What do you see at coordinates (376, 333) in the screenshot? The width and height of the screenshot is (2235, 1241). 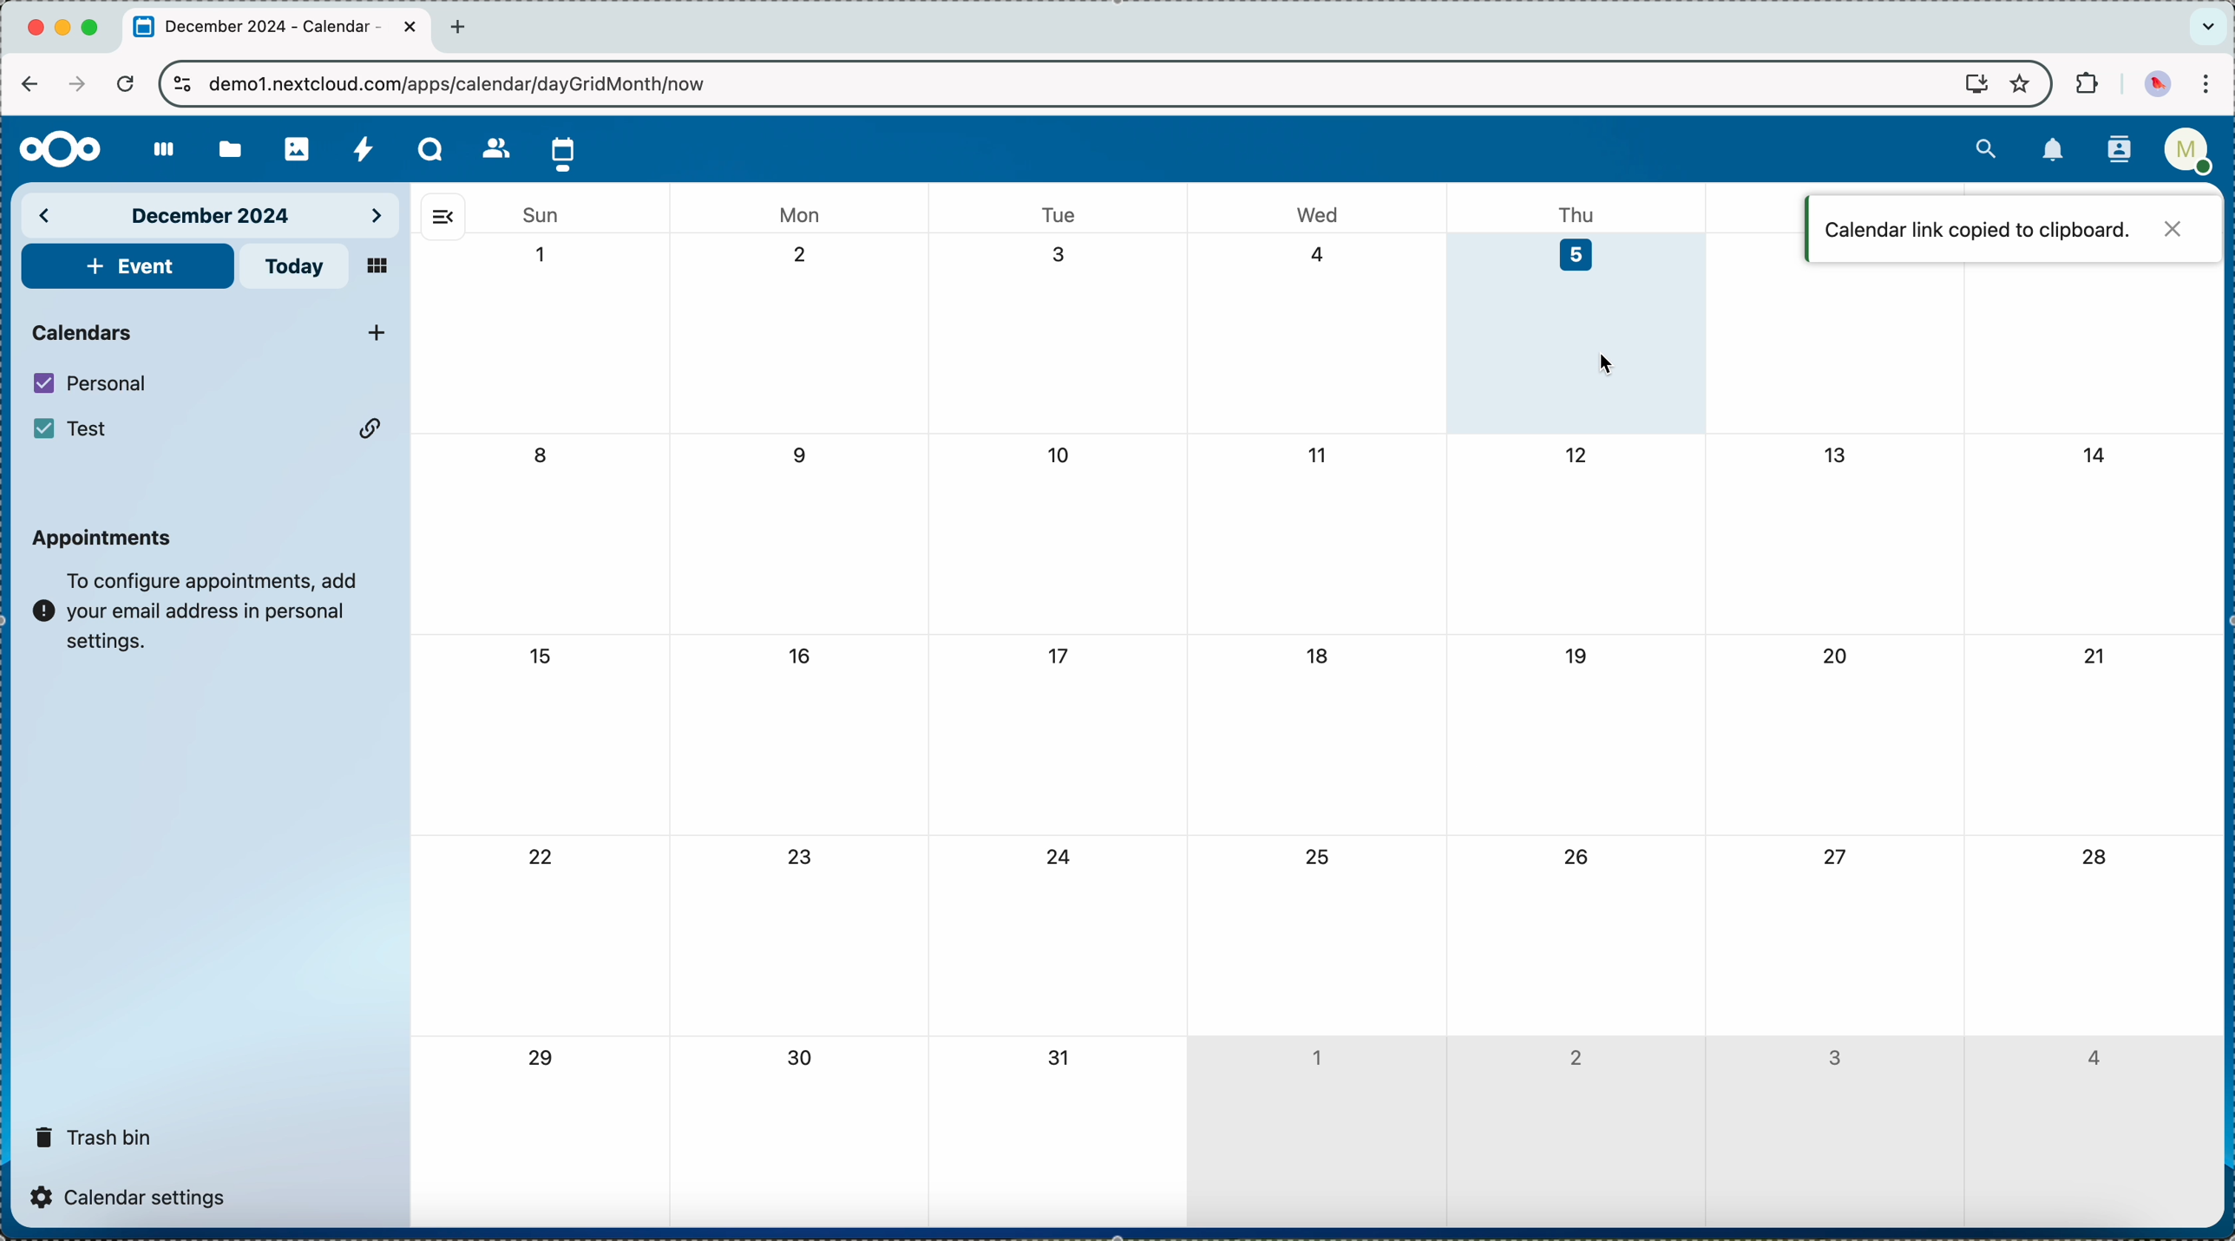 I see `click on add new calendar` at bounding box center [376, 333].